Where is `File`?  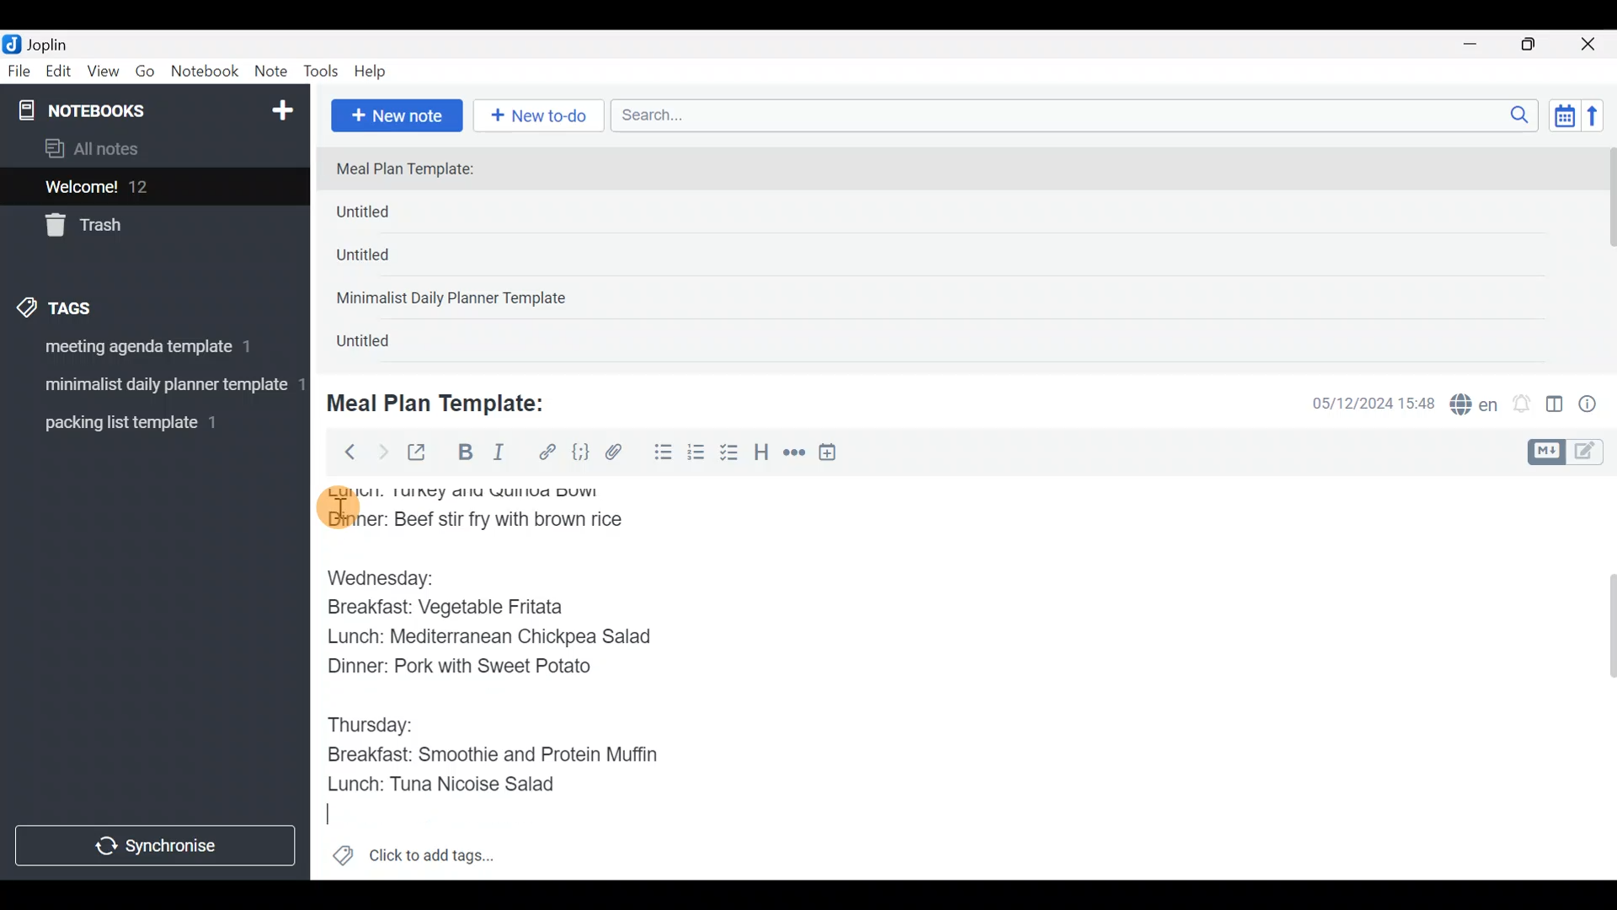
File is located at coordinates (20, 72).